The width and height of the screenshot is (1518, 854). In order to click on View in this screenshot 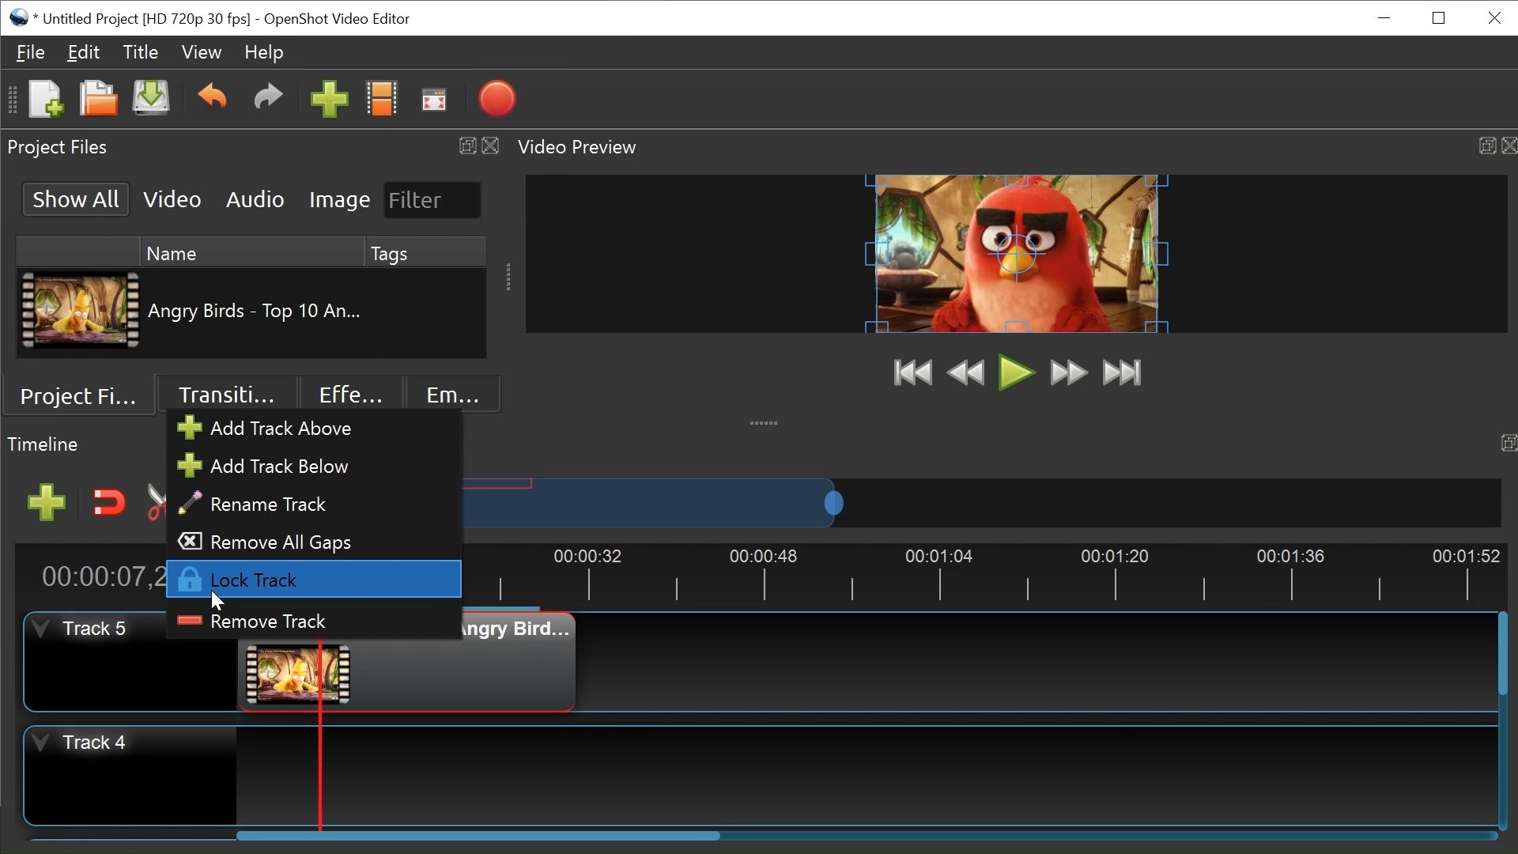, I will do `click(201, 54)`.